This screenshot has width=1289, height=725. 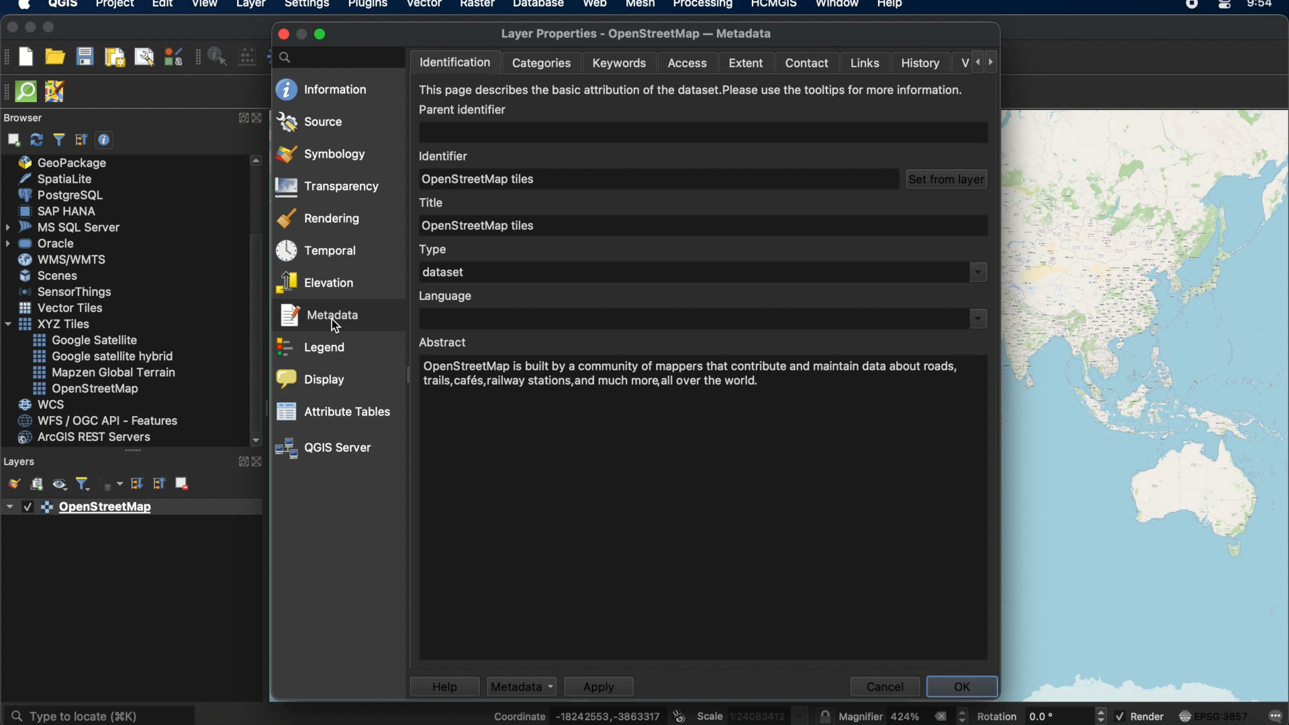 What do you see at coordinates (322, 34) in the screenshot?
I see `maximize` at bounding box center [322, 34].